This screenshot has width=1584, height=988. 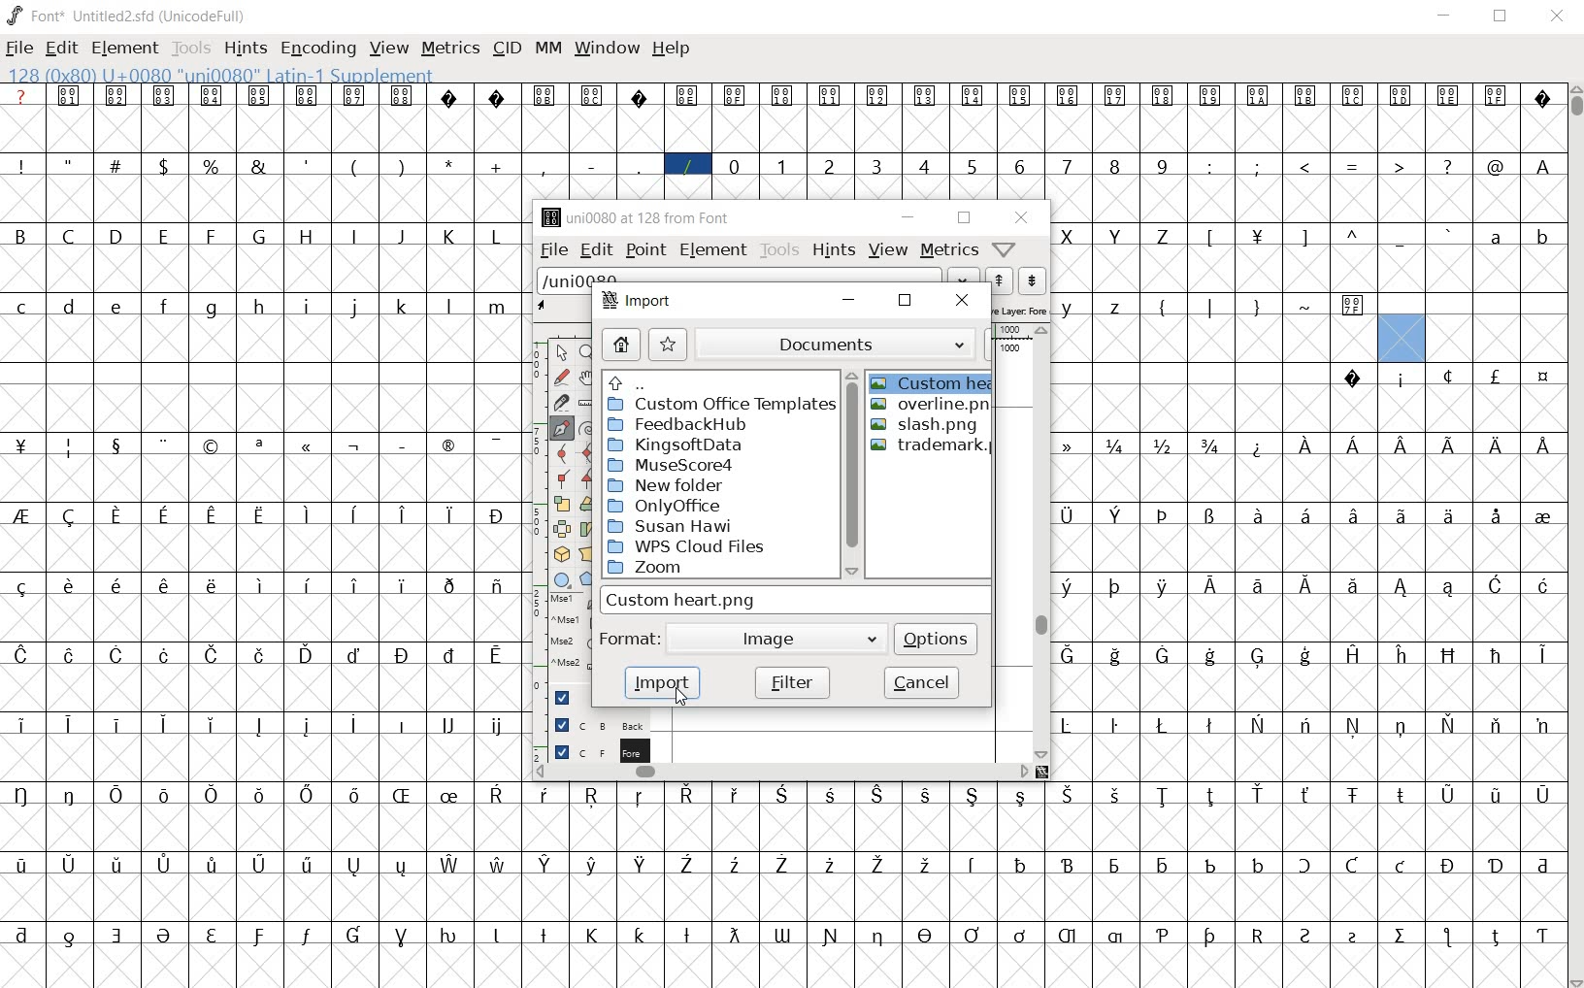 What do you see at coordinates (923, 165) in the screenshot?
I see `glyph` at bounding box center [923, 165].